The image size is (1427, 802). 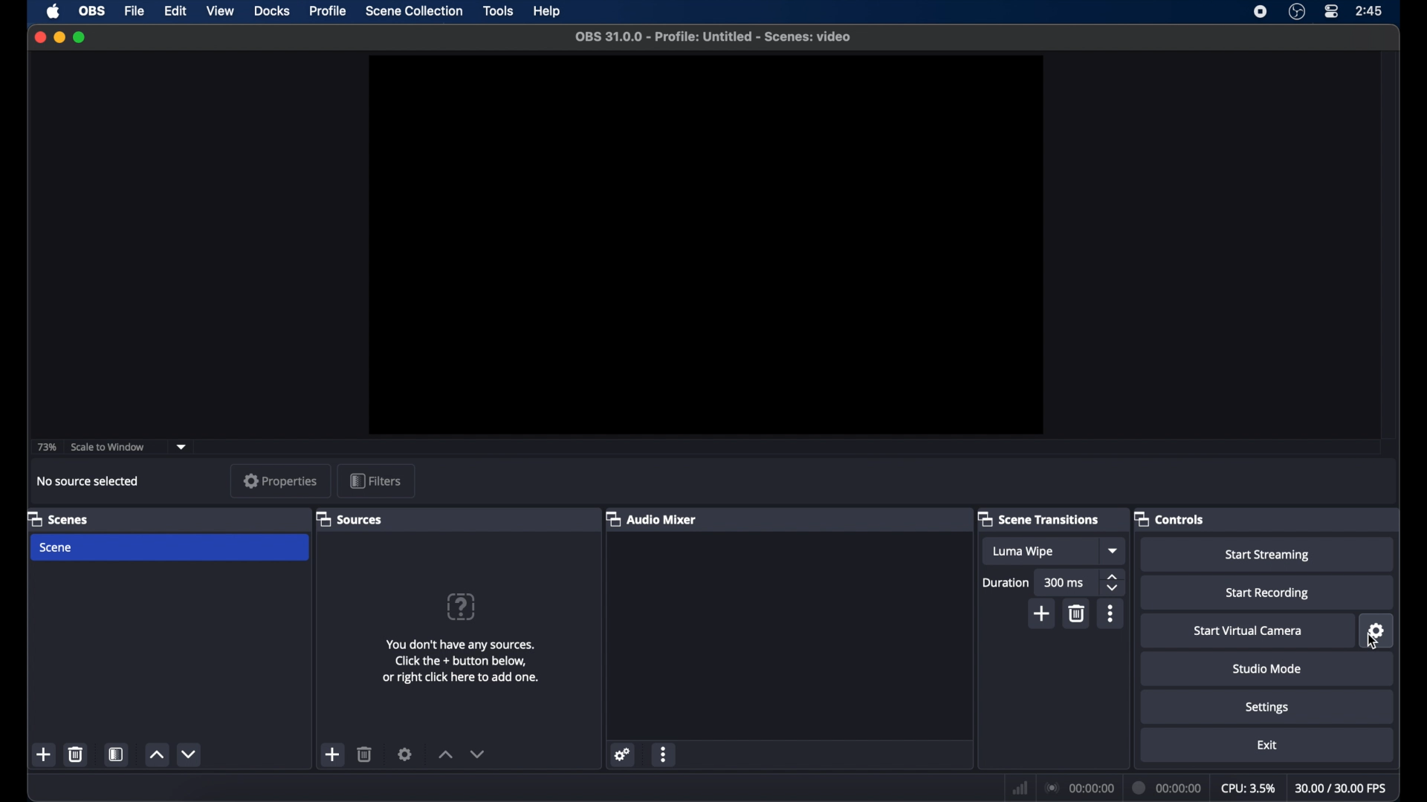 I want to click on start recording, so click(x=1269, y=593).